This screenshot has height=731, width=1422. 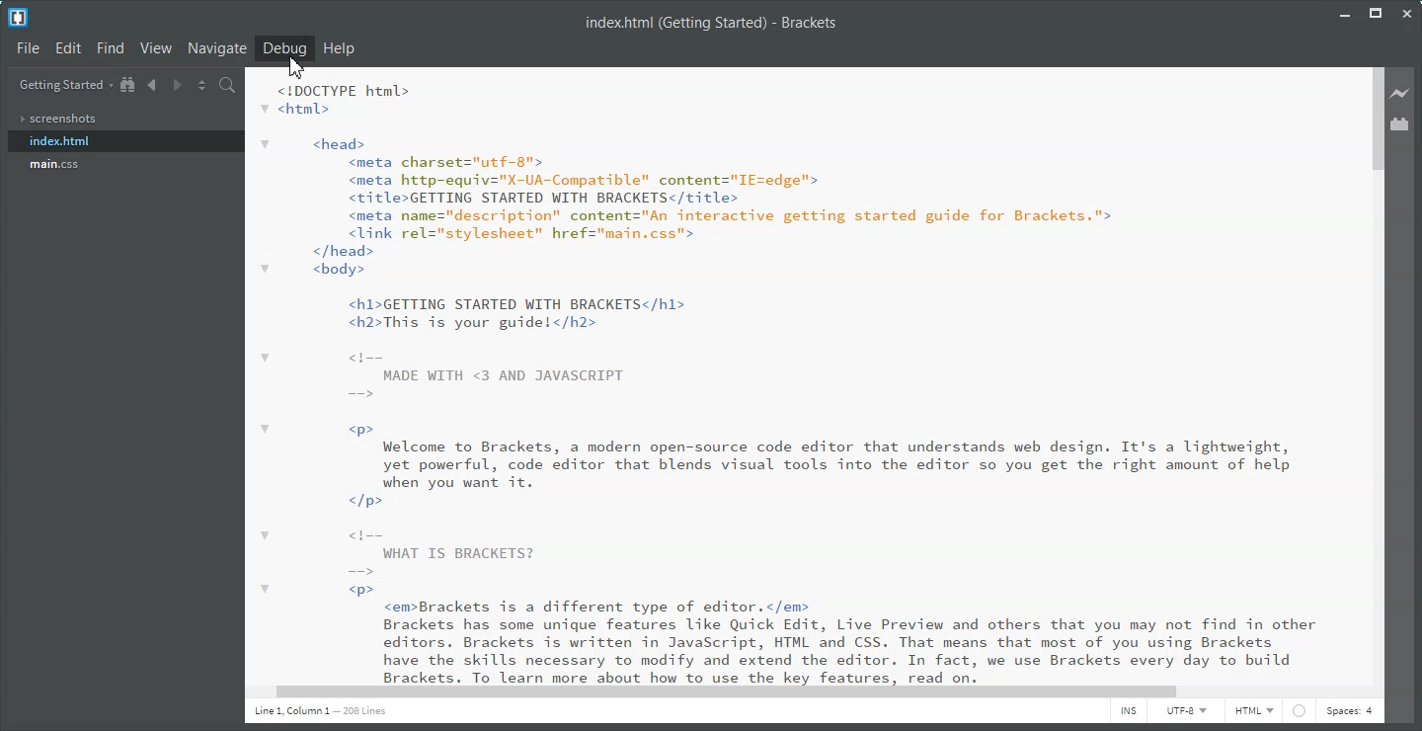 What do you see at coordinates (125, 120) in the screenshot?
I see `Screenshots` at bounding box center [125, 120].